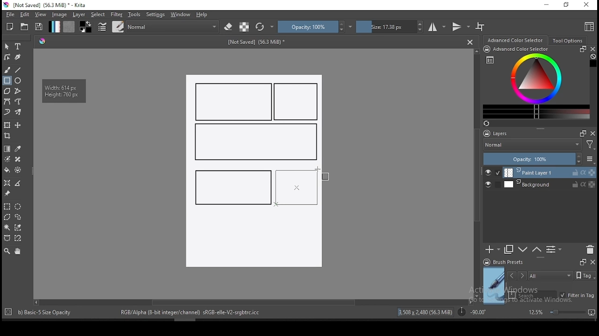  I want to click on restore, so click(568, 5).